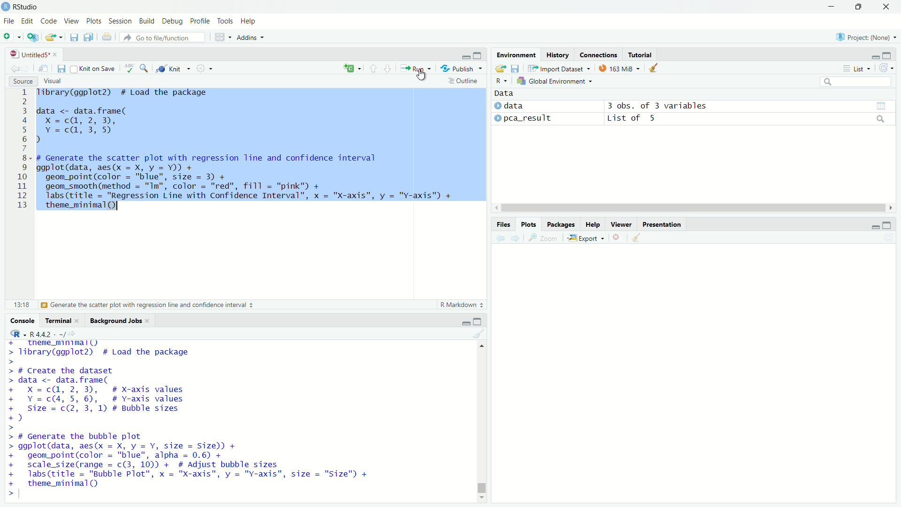 The width and height of the screenshot is (901, 507). Describe the element at coordinates (21, 7) in the screenshot. I see `RStudio` at that location.